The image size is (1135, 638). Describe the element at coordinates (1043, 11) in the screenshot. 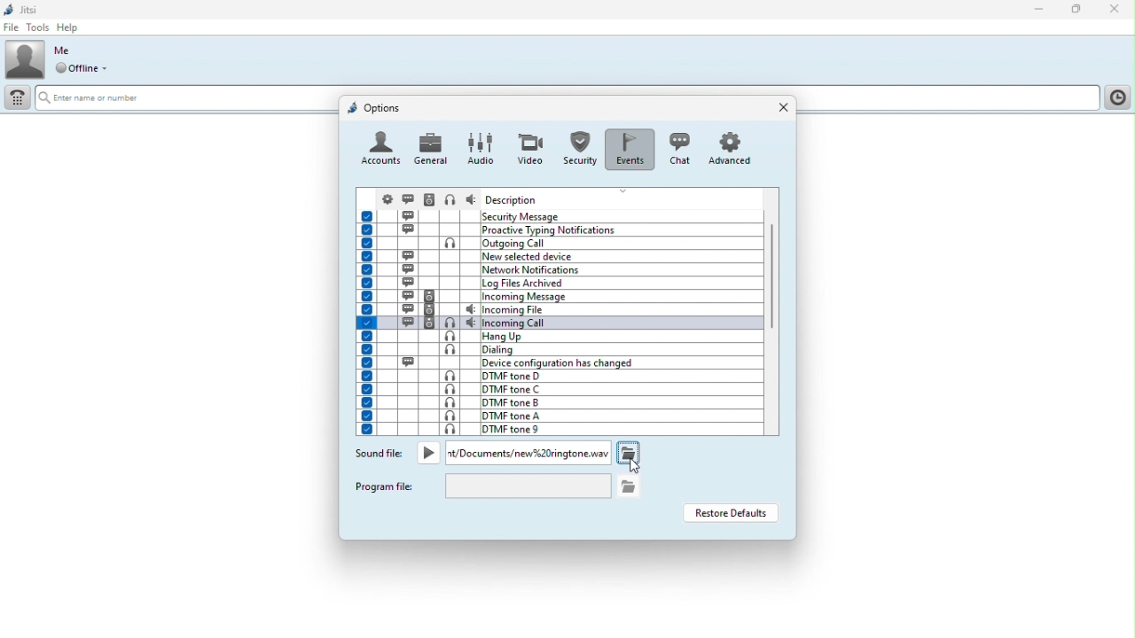

I see `Minimise` at that location.